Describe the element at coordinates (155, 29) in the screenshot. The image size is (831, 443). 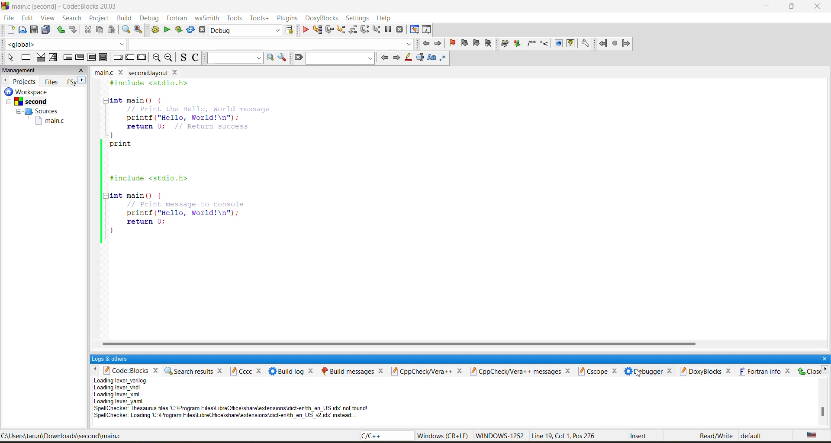
I see `build` at that location.